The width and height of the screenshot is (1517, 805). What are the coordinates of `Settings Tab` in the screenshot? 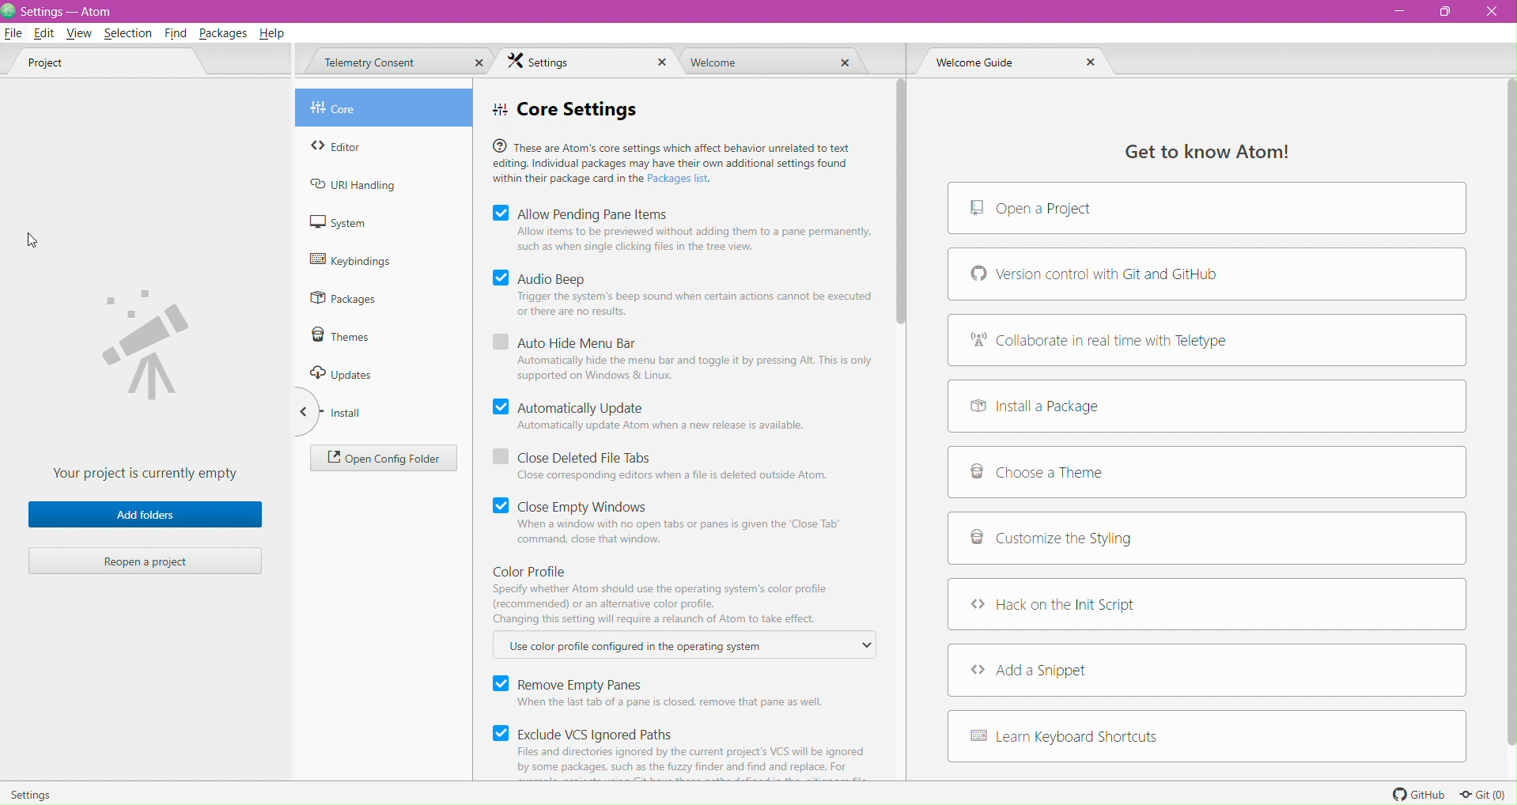 It's located at (554, 62).